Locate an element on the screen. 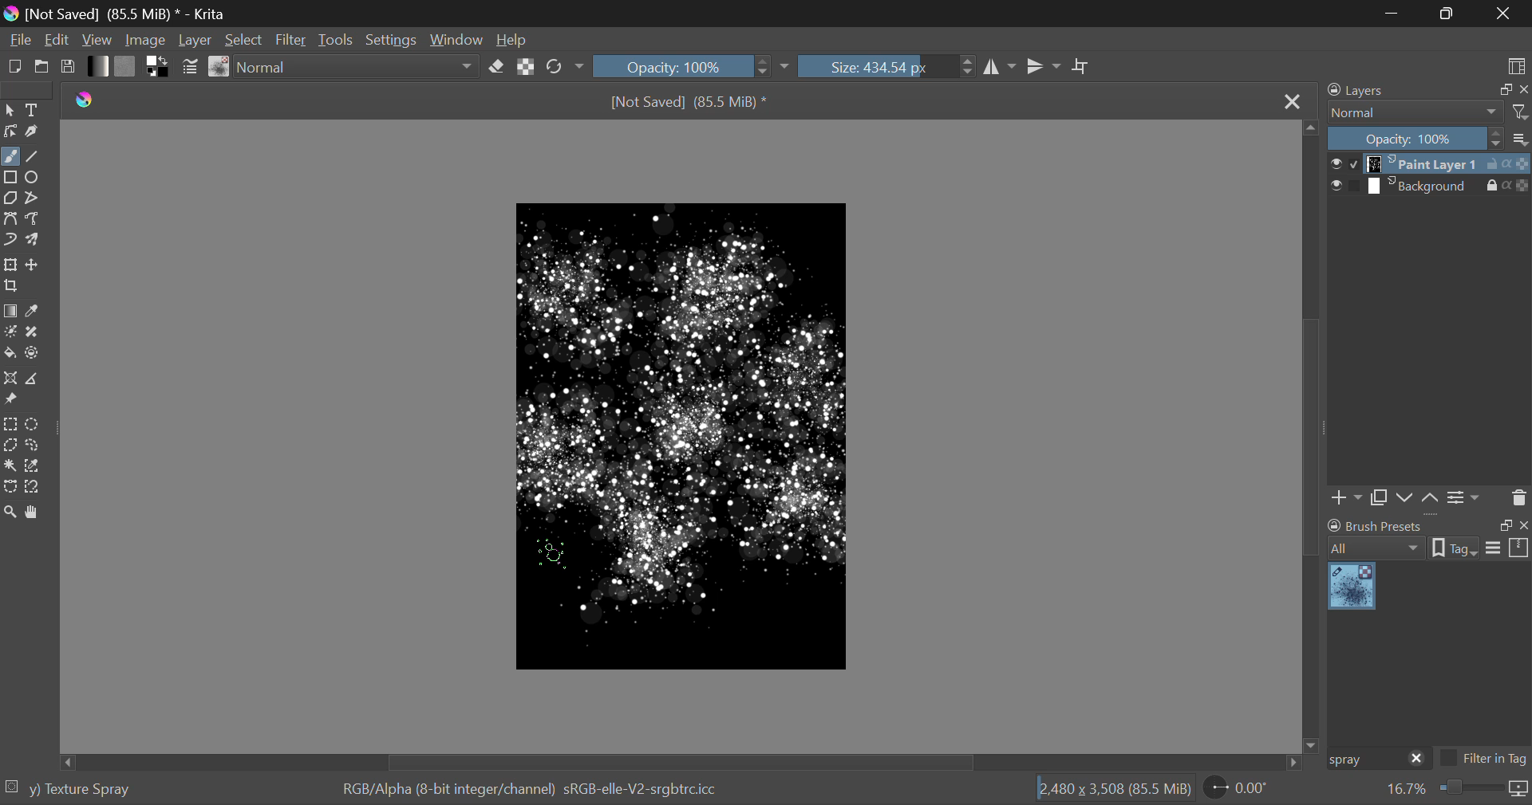 The height and width of the screenshot is (805, 1532). Layer Movement up is located at coordinates (1431, 500).